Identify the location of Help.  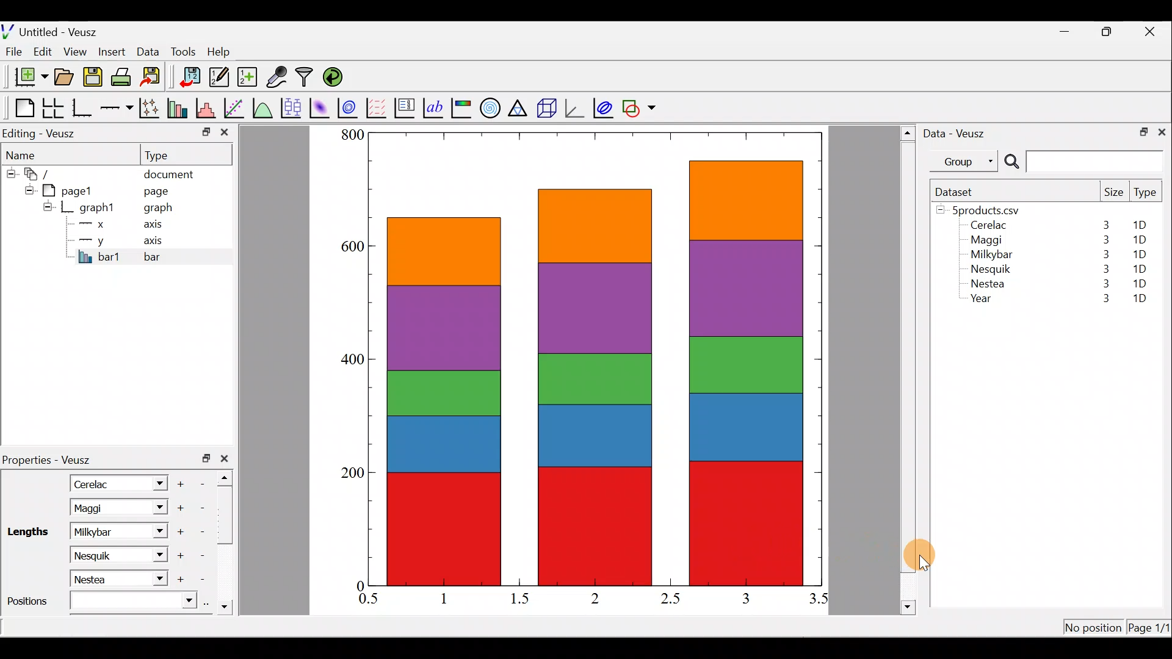
(226, 52).